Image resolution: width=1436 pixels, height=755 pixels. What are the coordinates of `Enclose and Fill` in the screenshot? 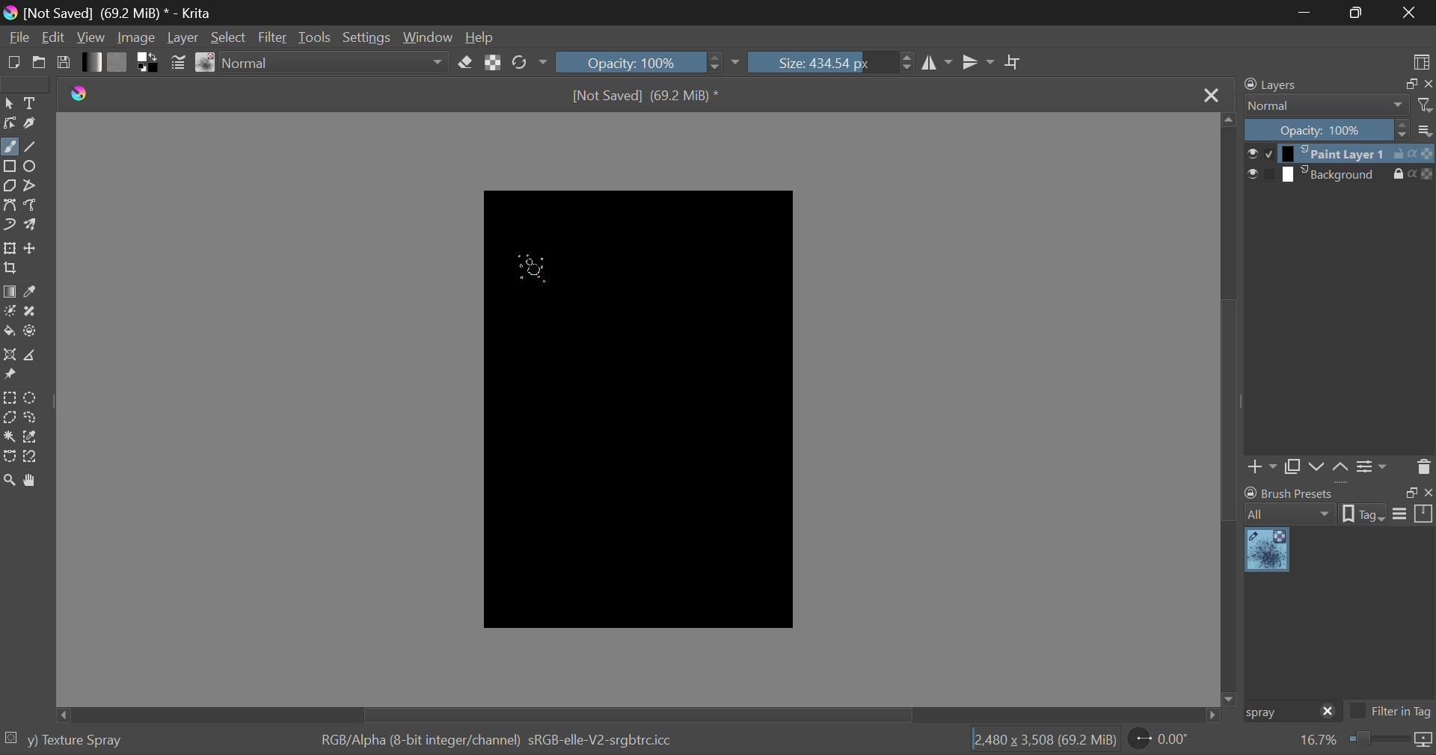 It's located at (31, 333).